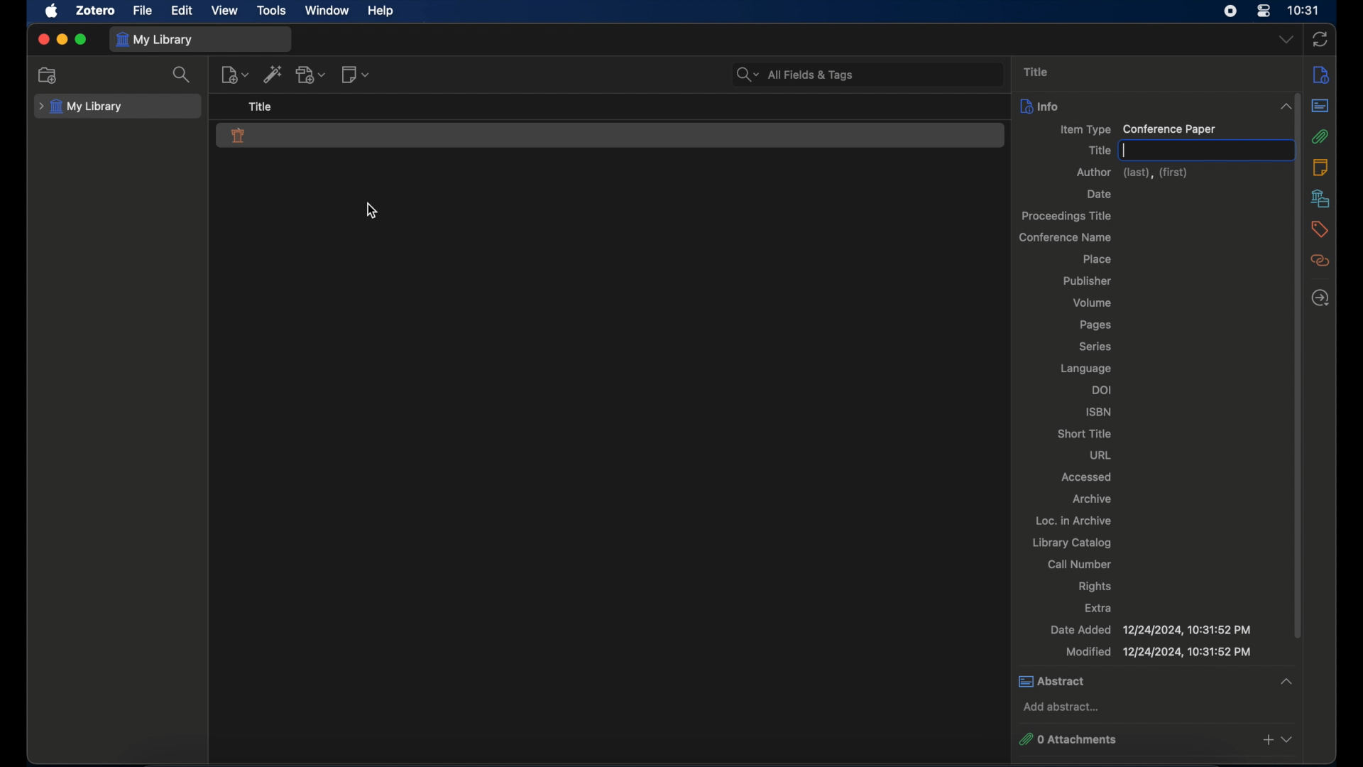 The height and width of the screenshot is (767, 1363). I want to click on add item by identifier, so click(274, 74).